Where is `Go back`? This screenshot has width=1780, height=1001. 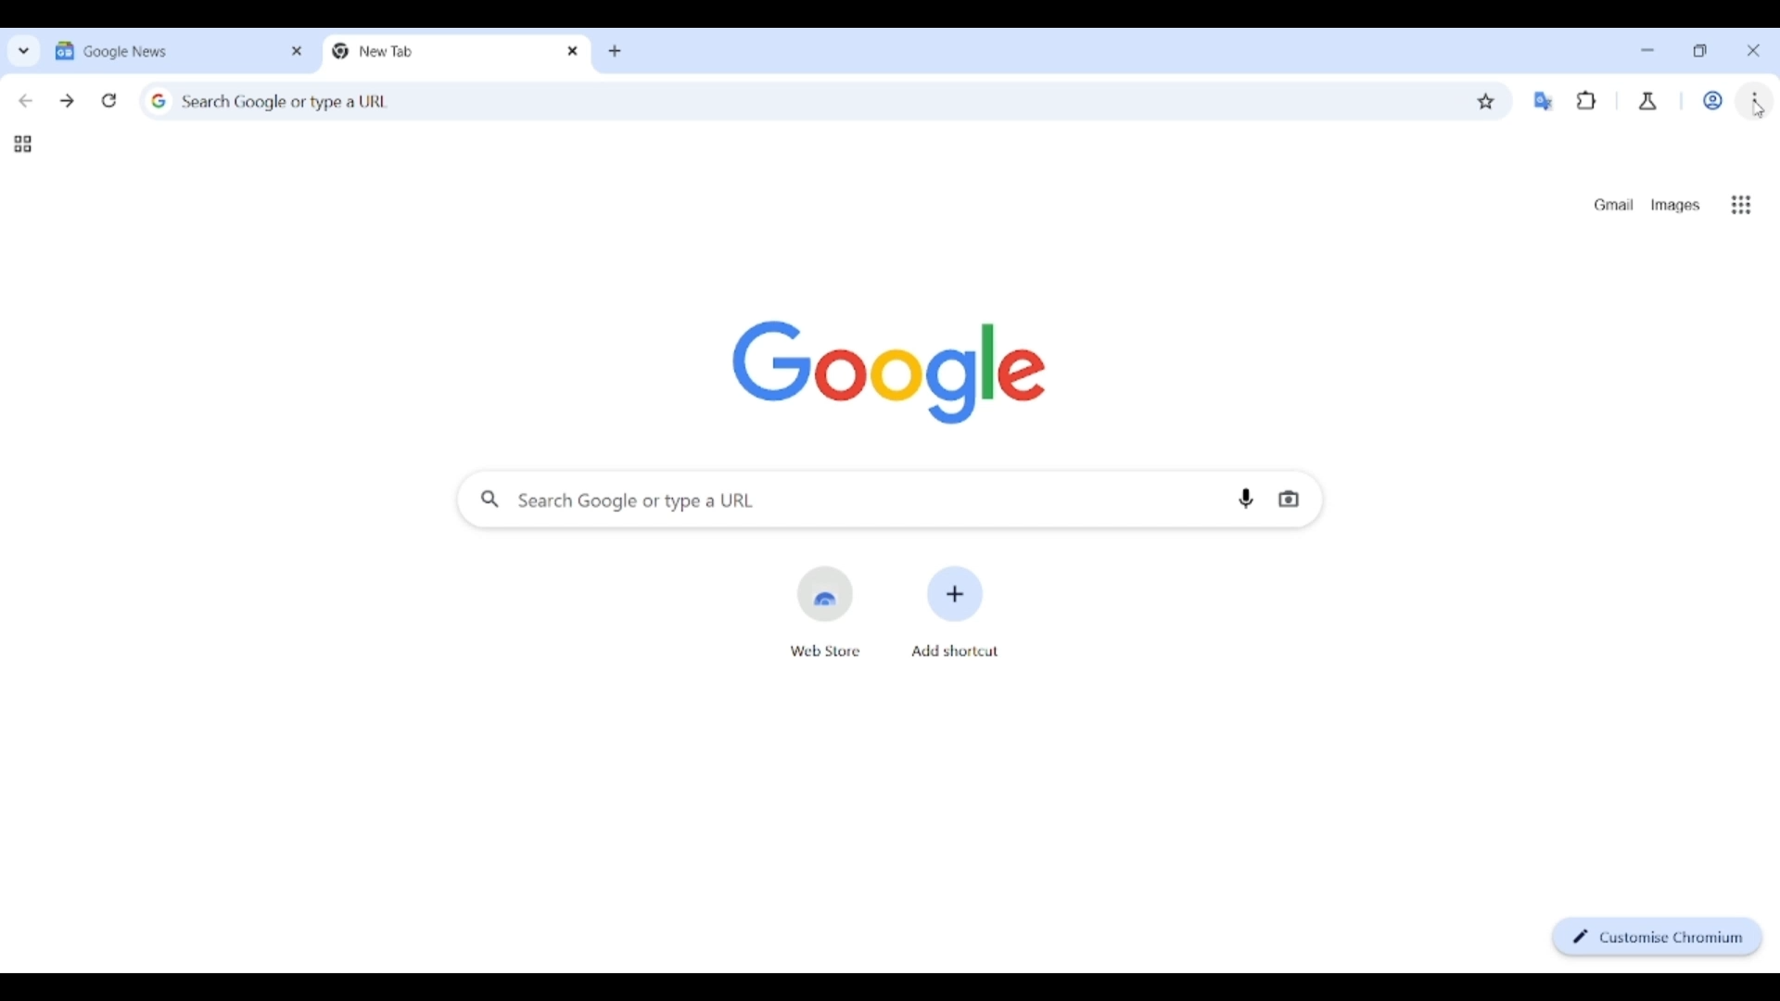
Go back is located at coordinates (25, 101).